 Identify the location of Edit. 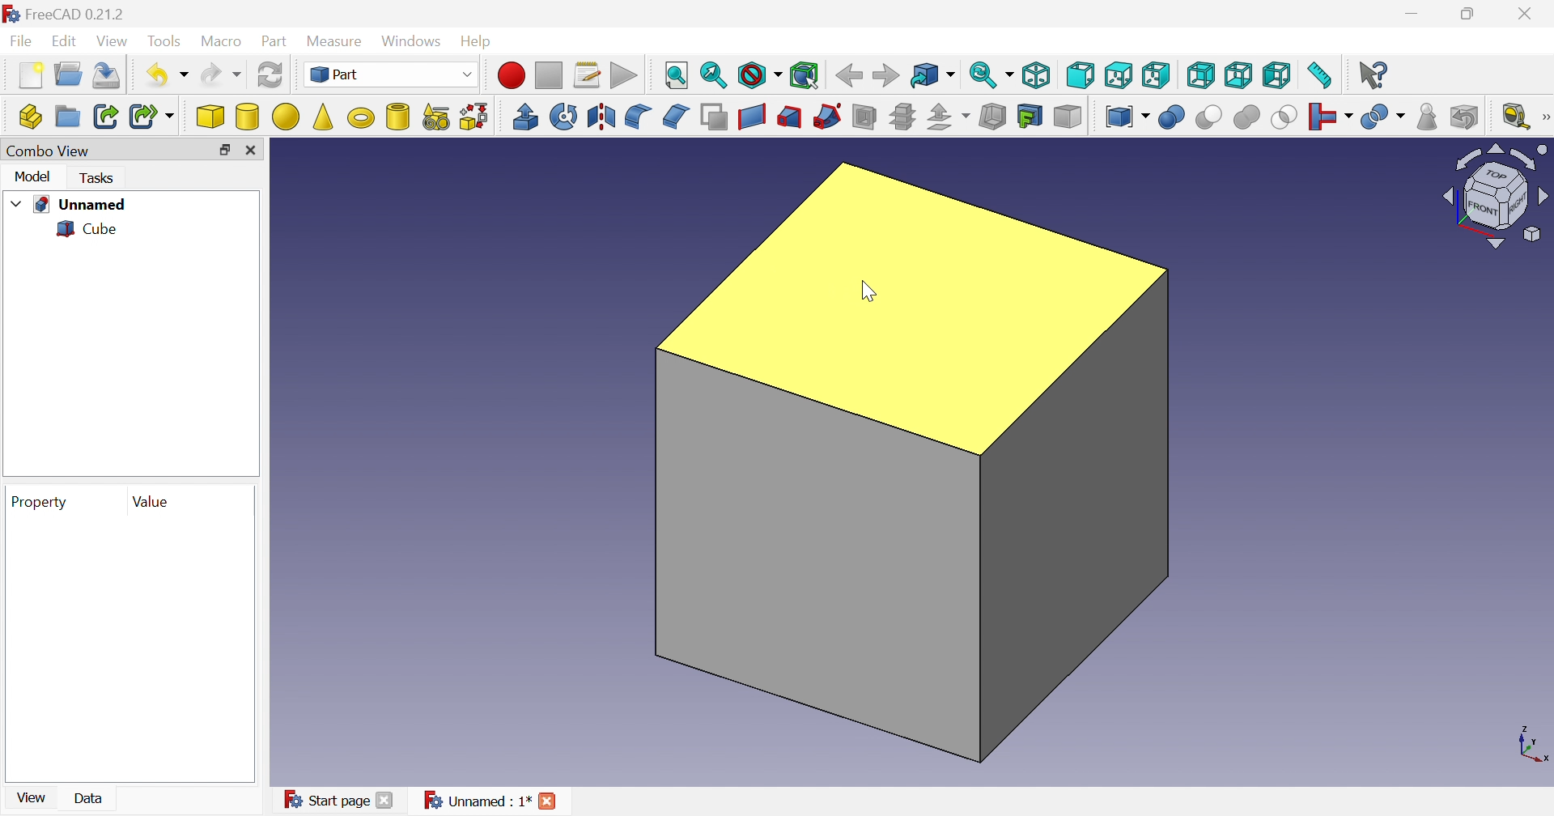
(64, 39).